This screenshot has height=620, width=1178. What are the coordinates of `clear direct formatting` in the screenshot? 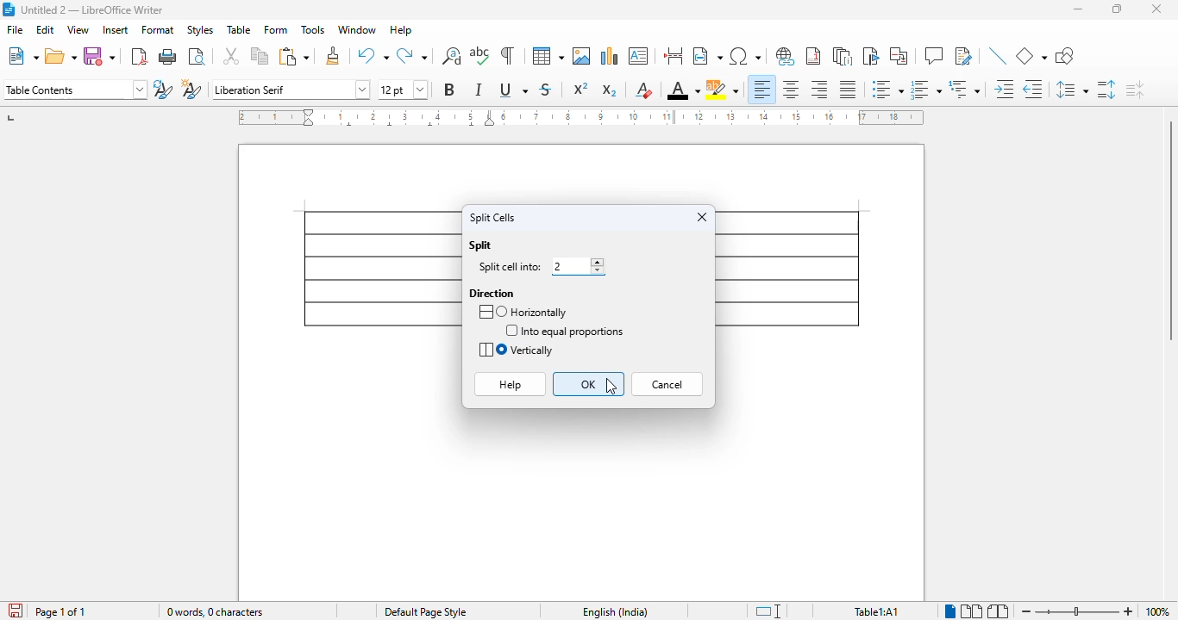 It's located at (644, 90).